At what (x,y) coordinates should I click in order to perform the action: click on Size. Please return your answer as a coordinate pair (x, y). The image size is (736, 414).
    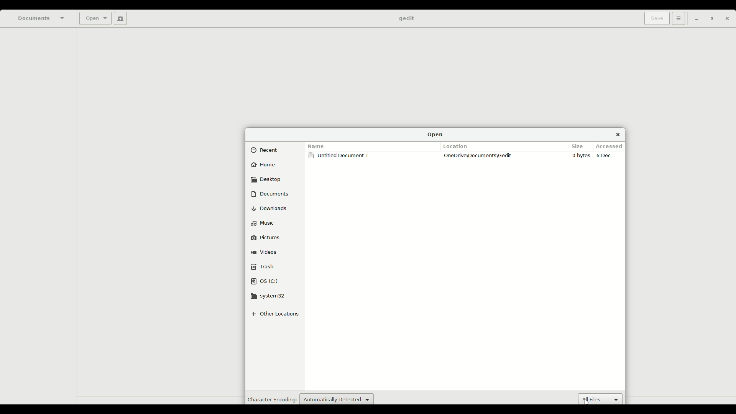
    Looking at the image, I should click on (579, 146).